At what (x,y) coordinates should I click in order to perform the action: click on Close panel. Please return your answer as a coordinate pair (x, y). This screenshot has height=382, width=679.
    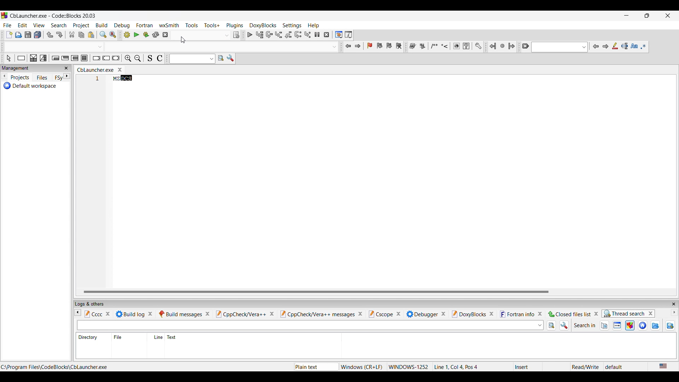
    Looking at the image, I should click on (66, 68).